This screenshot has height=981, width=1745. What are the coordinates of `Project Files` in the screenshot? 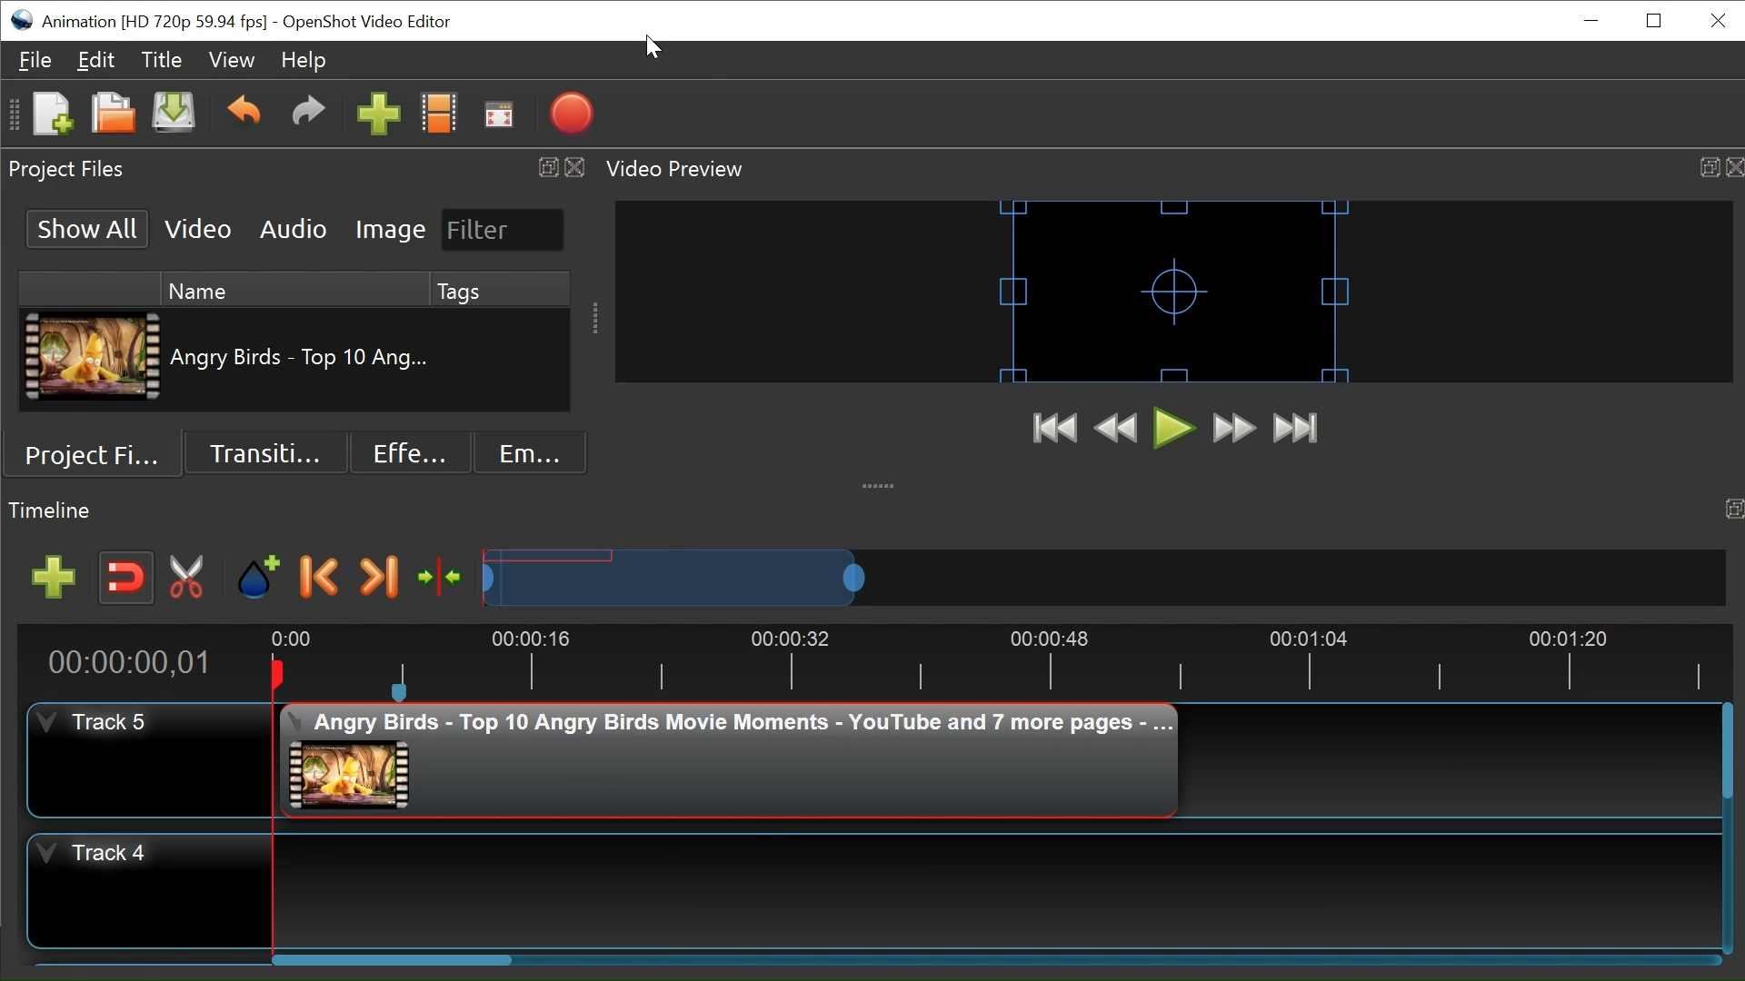 It's located at (297, 172).